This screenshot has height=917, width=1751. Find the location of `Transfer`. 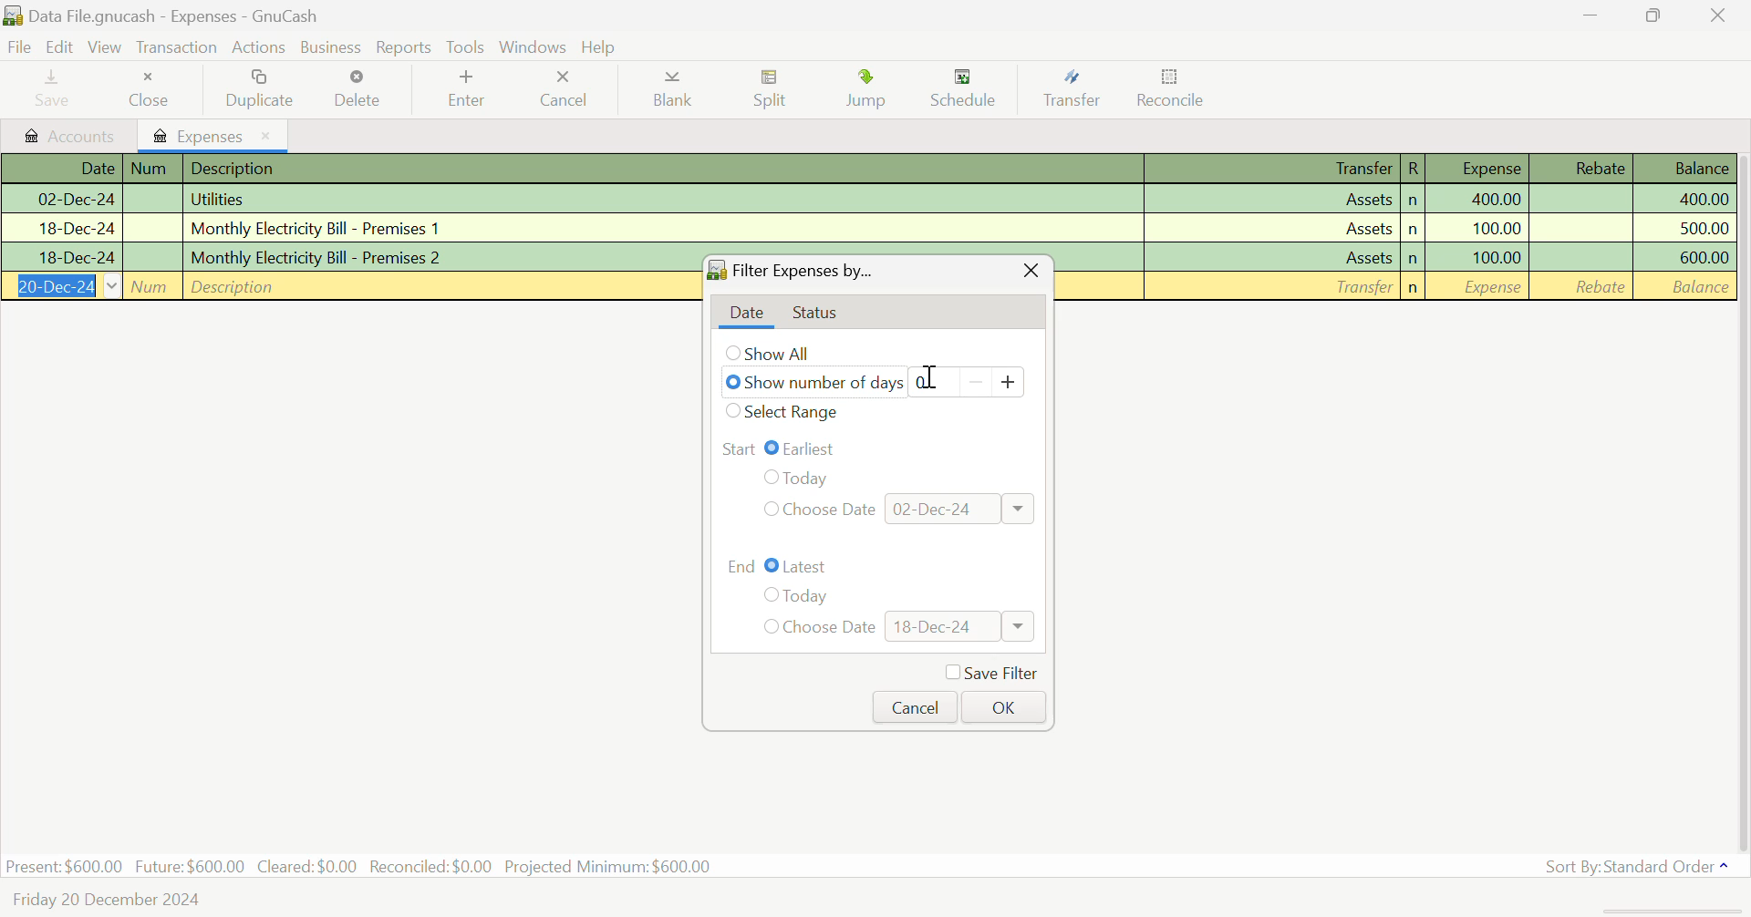

Transfer is located at coordinates (1270, 286).